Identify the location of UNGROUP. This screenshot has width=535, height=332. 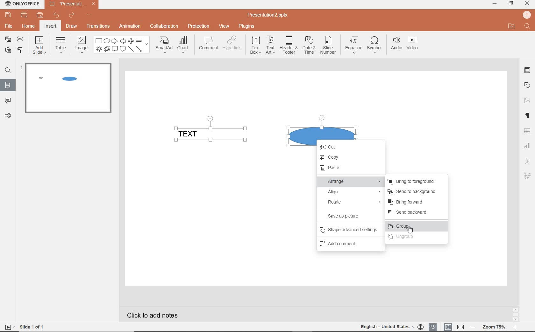
(416, 237).